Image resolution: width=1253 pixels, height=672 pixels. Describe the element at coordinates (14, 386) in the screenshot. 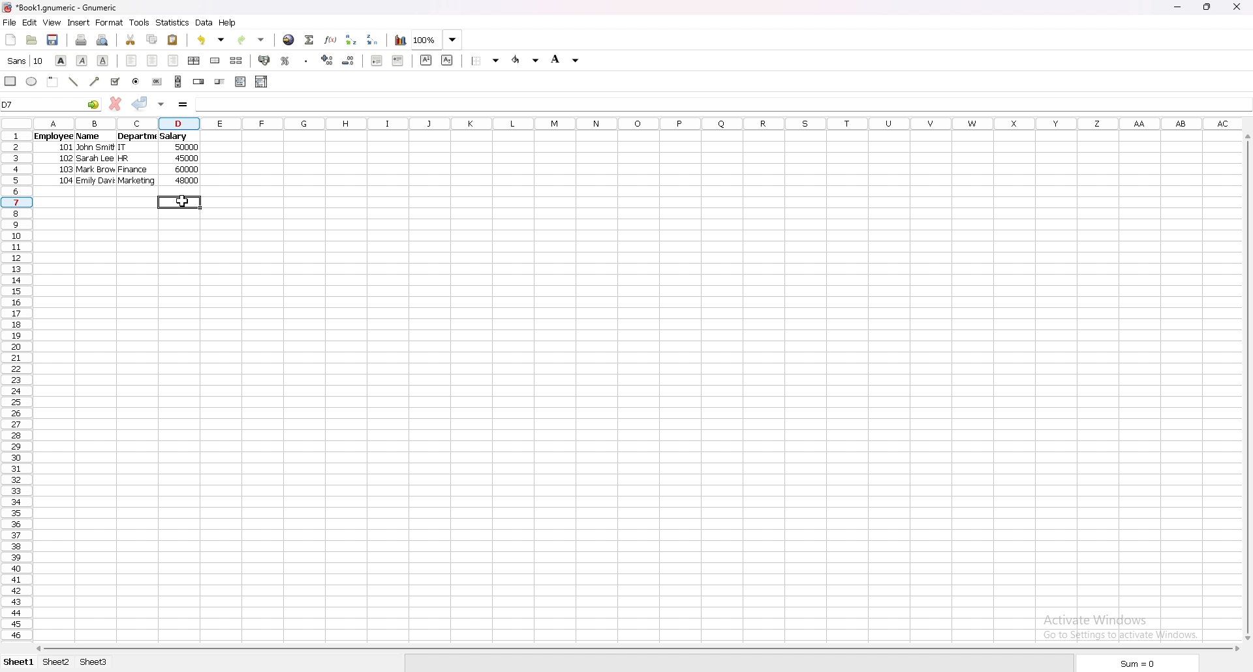

I see `row` at that location.